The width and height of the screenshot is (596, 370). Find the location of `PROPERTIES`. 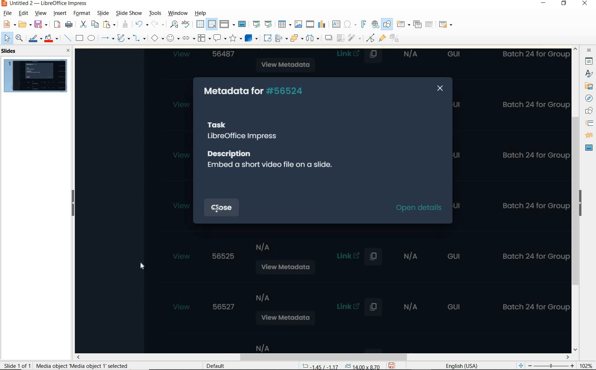

PROPERTIES is located at coordinates (590, 62).